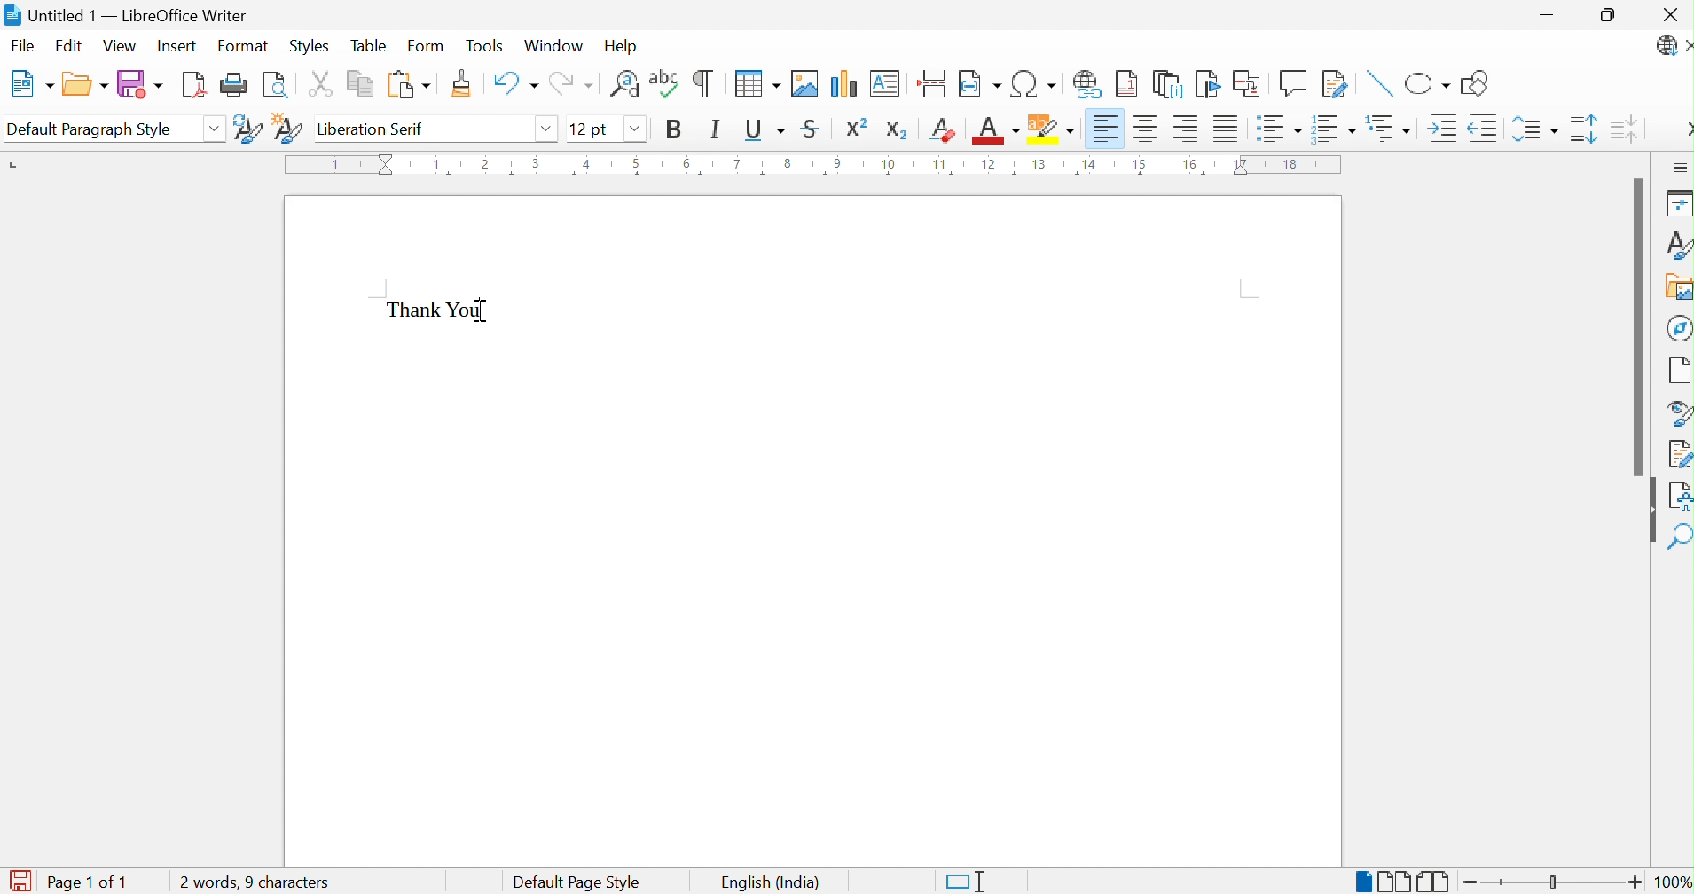 The image size is (1694, 894). Describe the element at coordinates (620, 47) in the screenshot. I see `Help` at that location.